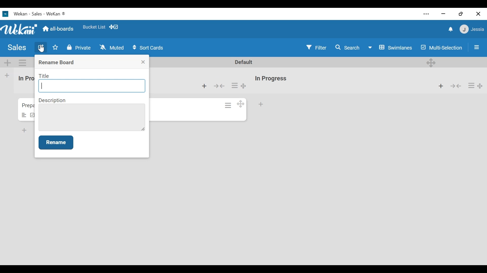 The image size is (487, 273). I want to click on list actions, so click(472, 86).